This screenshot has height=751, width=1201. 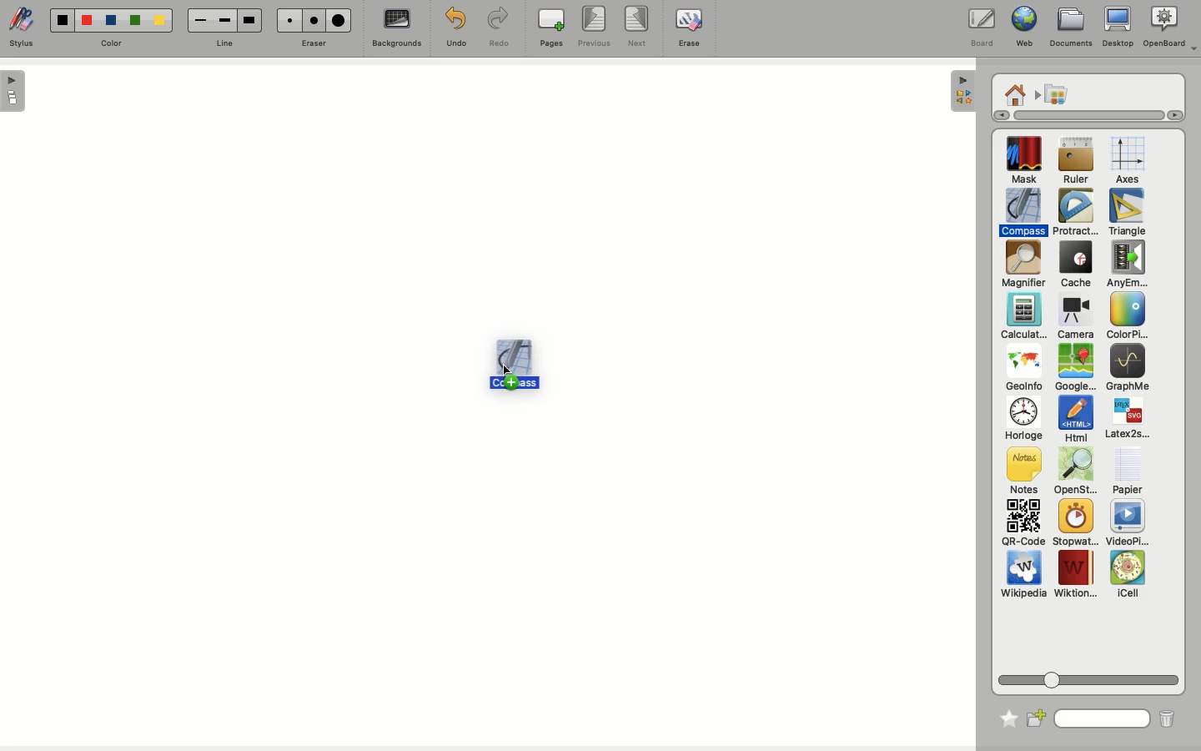 I want to click on line1, so click(x=199, y=19).